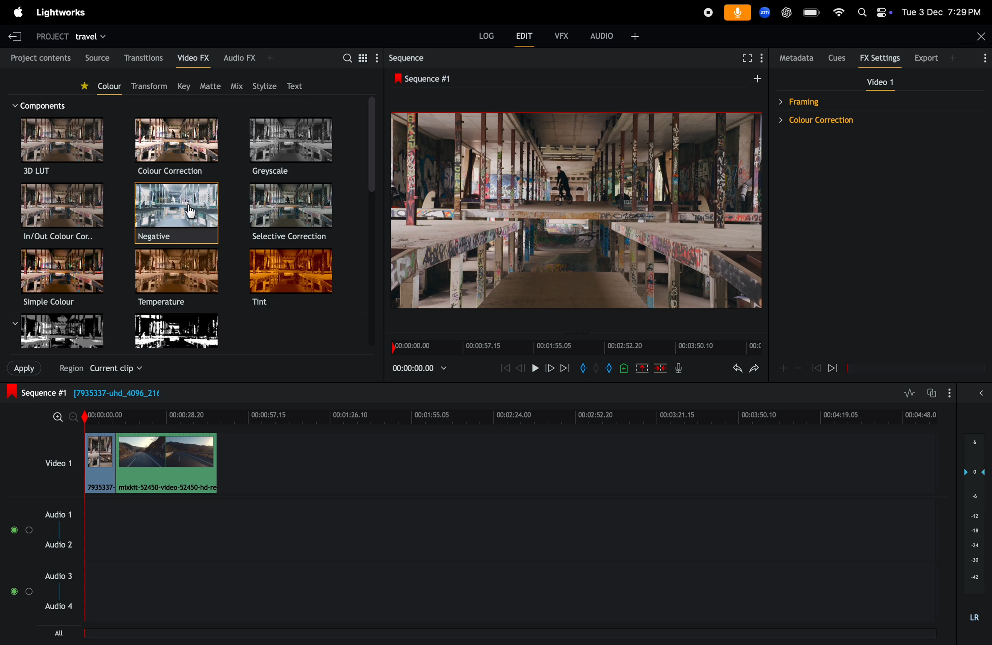 The width and height of the screenshot is (992, 645). I want to click on audio 2, so click(63, 545).